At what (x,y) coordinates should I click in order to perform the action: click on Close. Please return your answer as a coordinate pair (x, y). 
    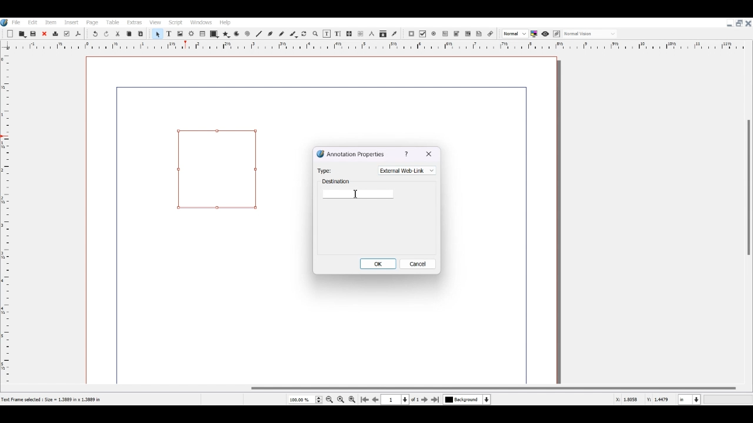
    Looking at the image, I should click on (748, 23).